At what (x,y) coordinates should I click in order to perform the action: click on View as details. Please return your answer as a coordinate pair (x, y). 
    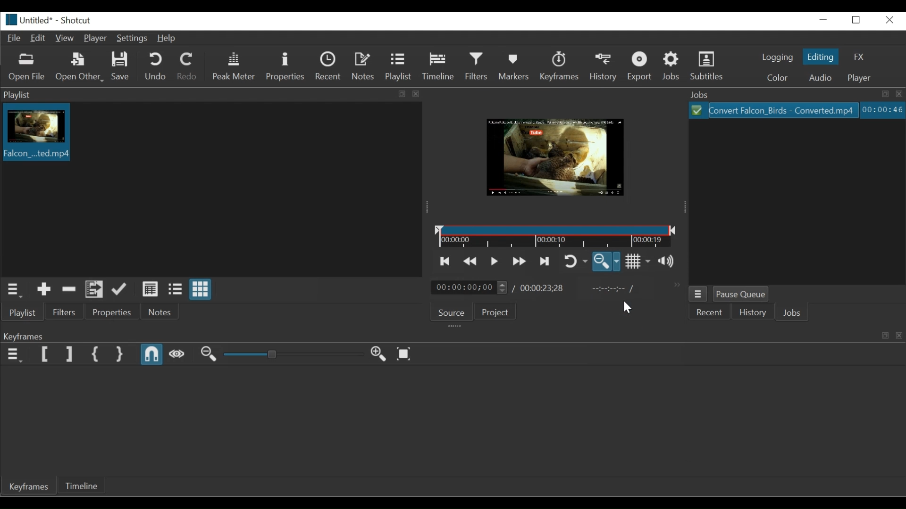
    Looking at the image, I should click on (151, 290).